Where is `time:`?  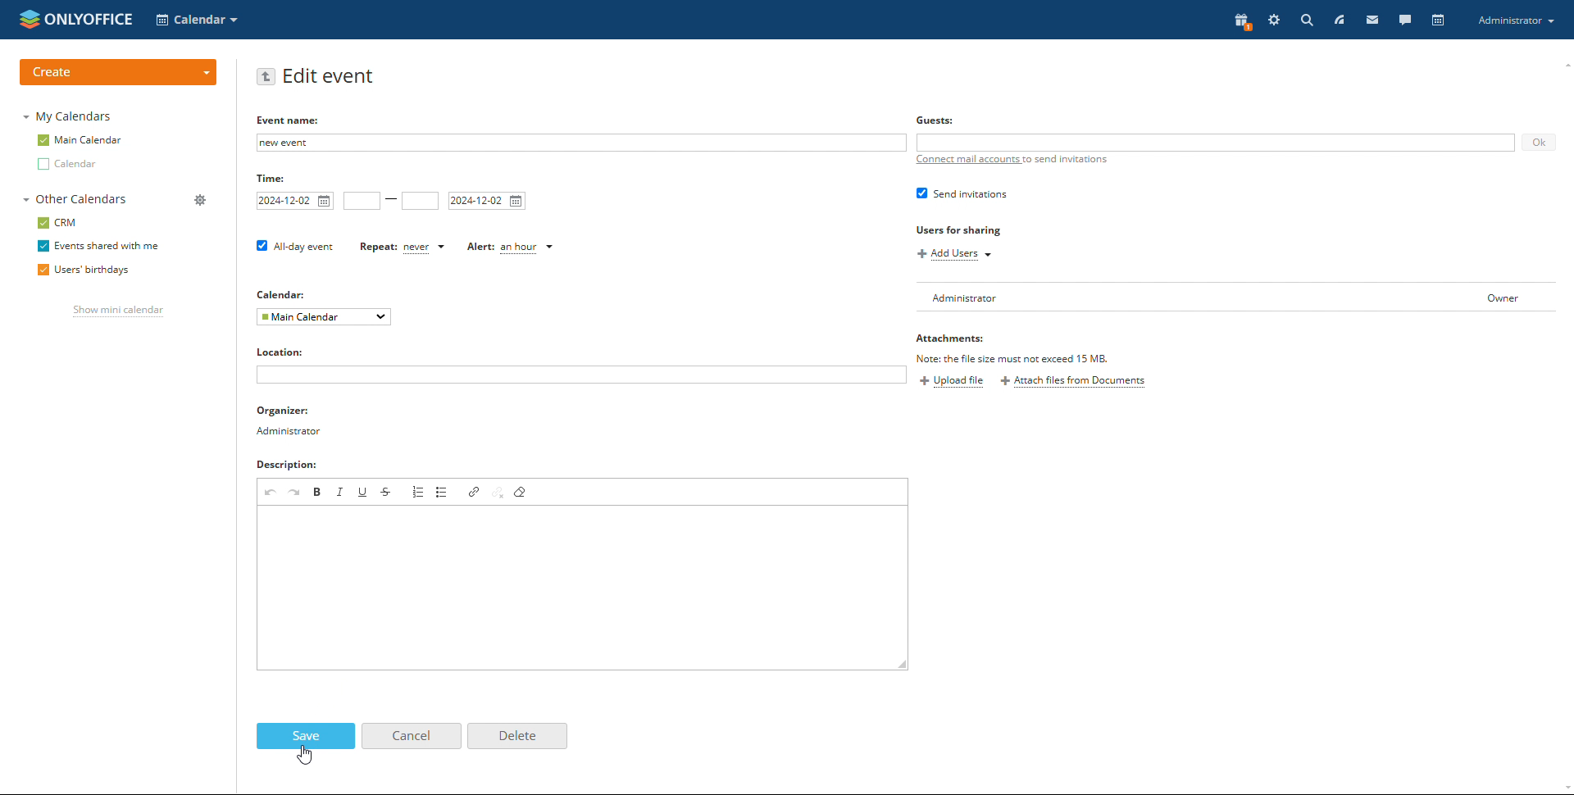 time: is located at coordinates (276, 179).